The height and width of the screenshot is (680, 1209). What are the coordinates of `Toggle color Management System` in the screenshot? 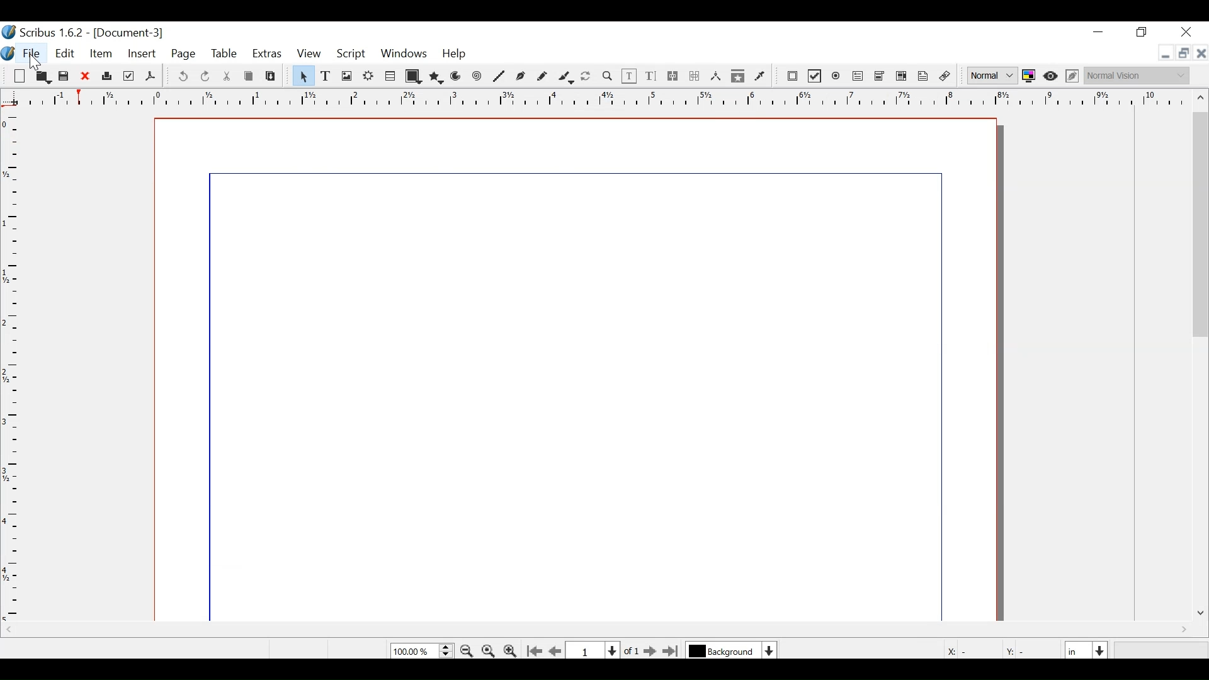 It's located at (1029, 77).